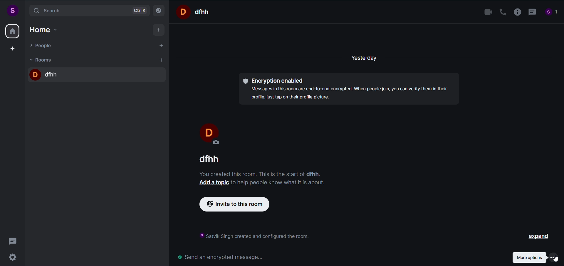  Describe the element at coordinates (46, 29) in the screenshot. I see `home option` at that location.